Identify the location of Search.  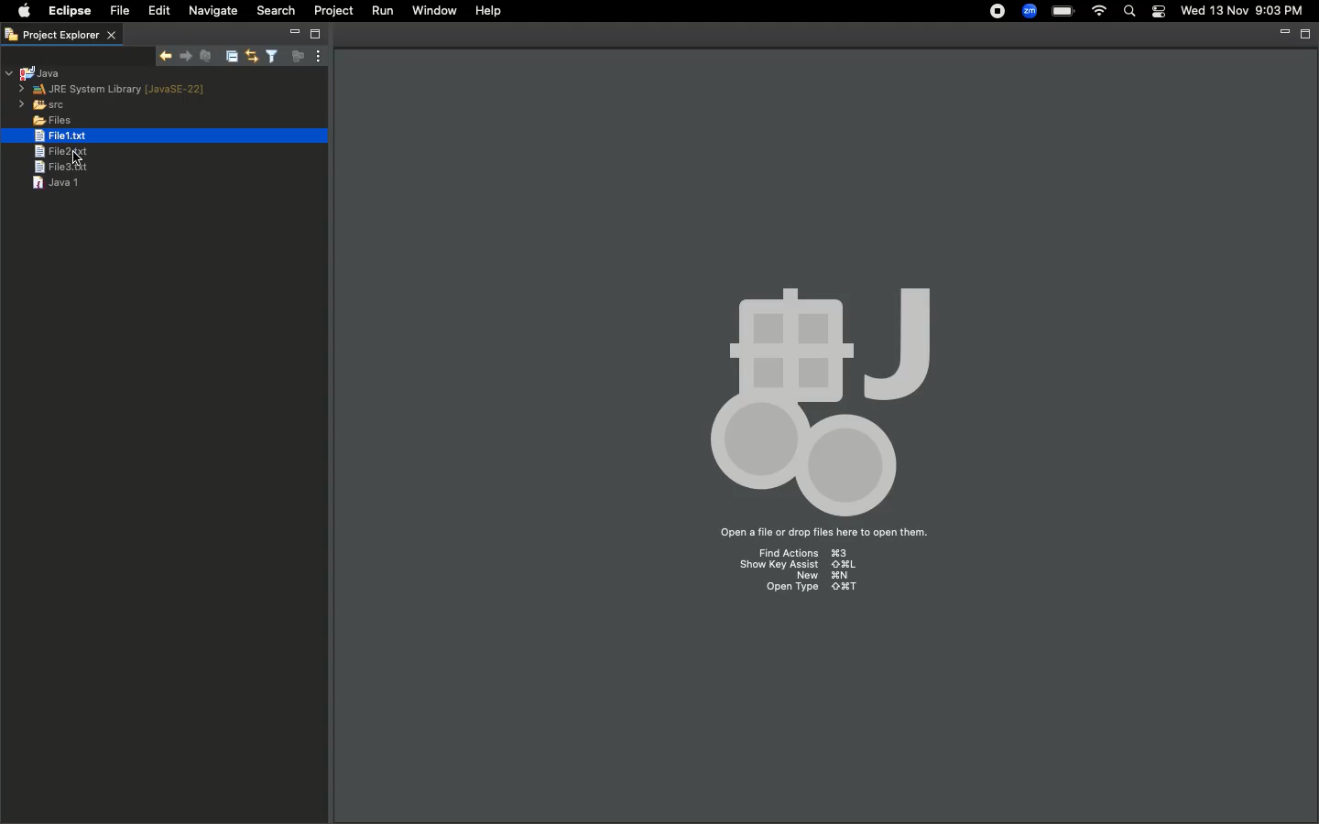
(277, 10).